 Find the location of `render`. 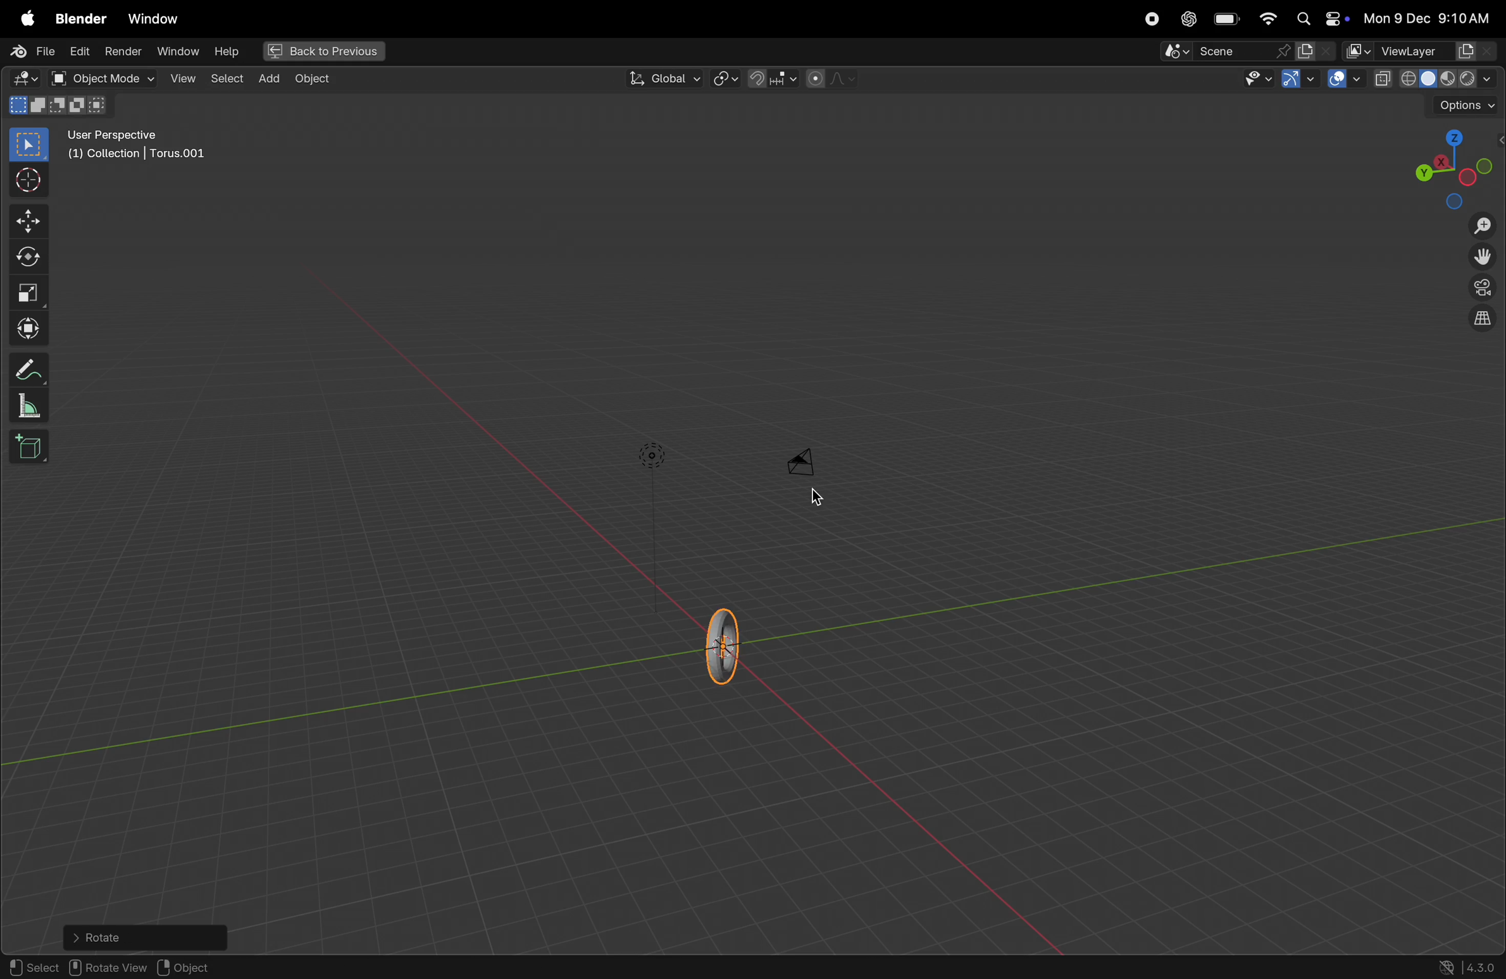

render is located at coordinates (121, 51).